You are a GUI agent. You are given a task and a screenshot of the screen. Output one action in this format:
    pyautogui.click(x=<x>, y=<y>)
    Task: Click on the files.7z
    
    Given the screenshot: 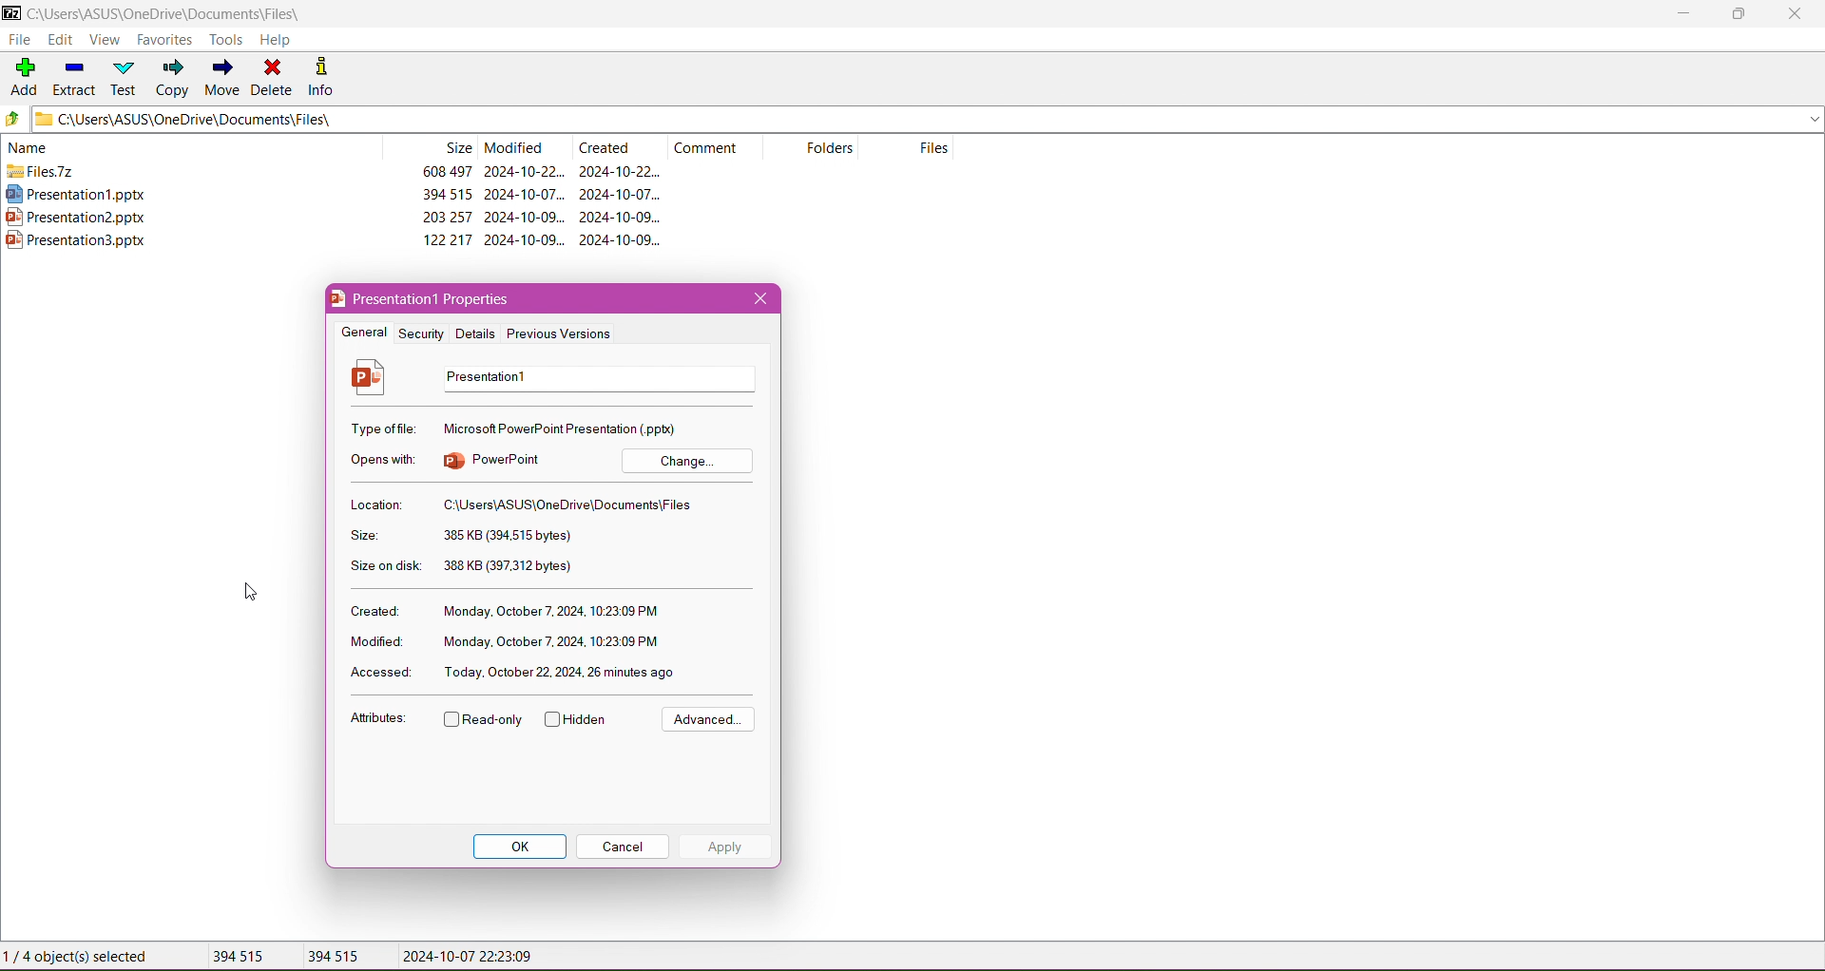 What is the action you would take?
    pyautogui.click(x=40, y=171)
    